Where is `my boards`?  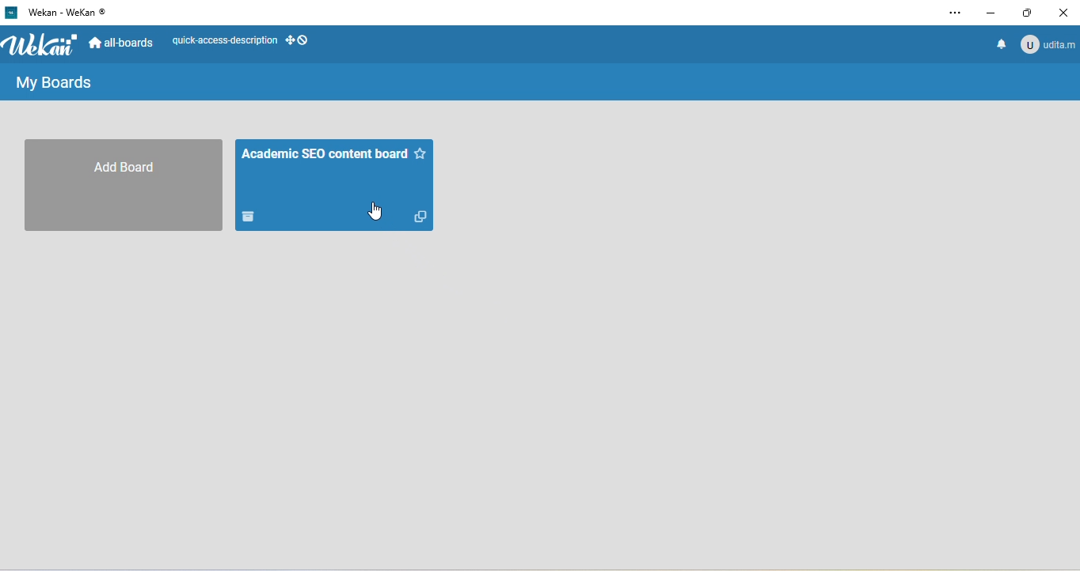
my boards is located at coordinates (63, 85).